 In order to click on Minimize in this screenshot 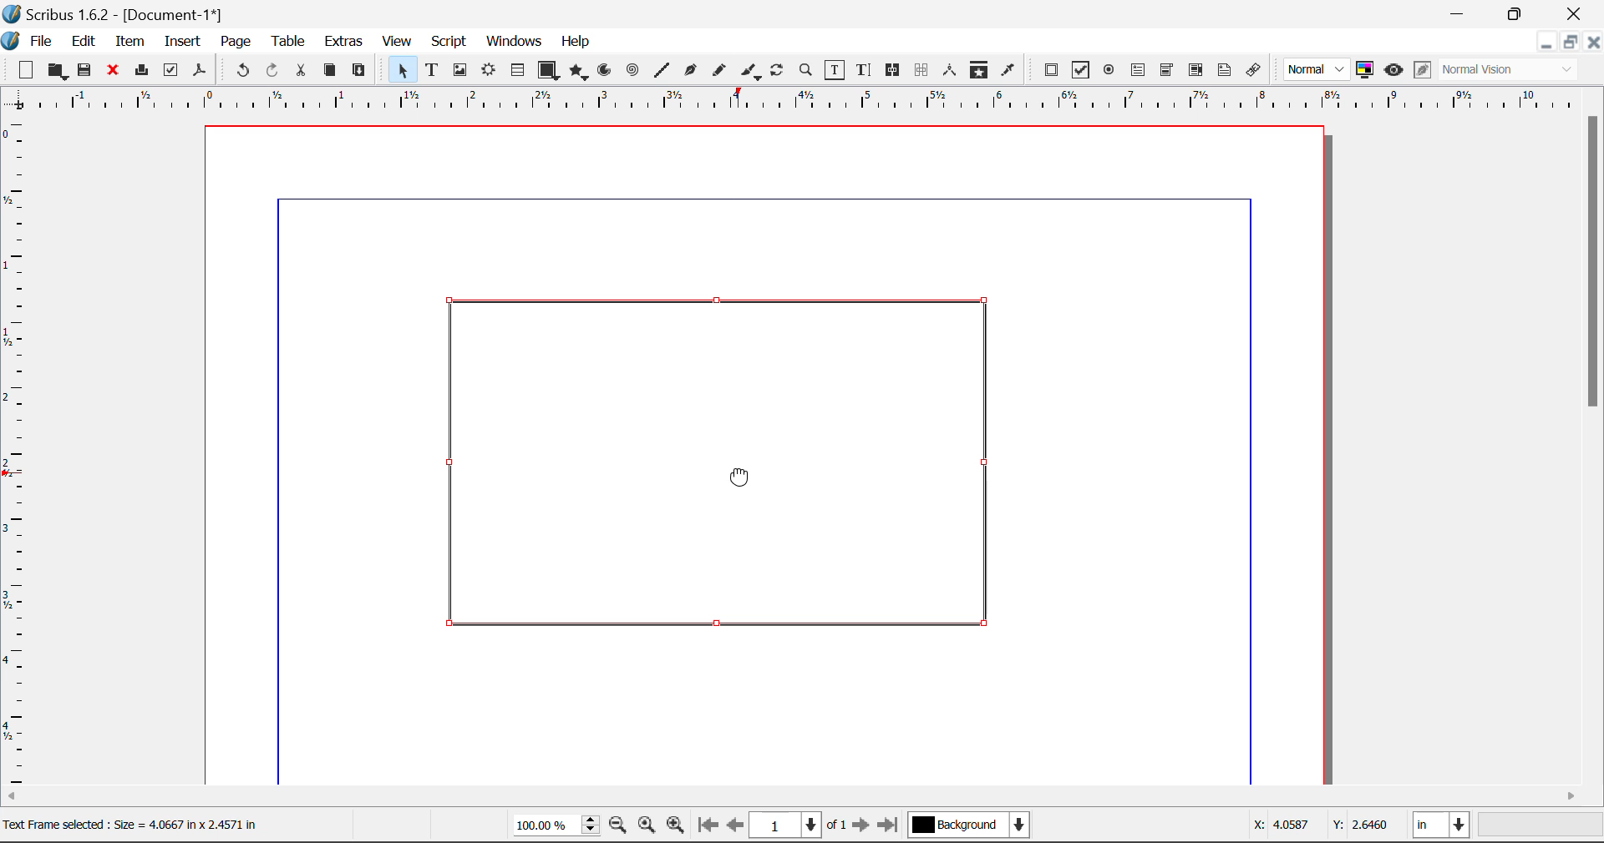, I will do `click(1570, 42)`.